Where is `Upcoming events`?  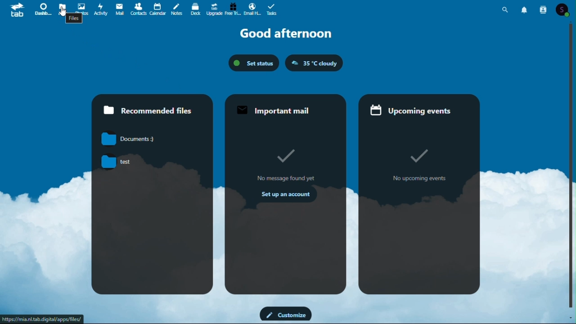 Upcoming events is located at coordinates (418, 107).